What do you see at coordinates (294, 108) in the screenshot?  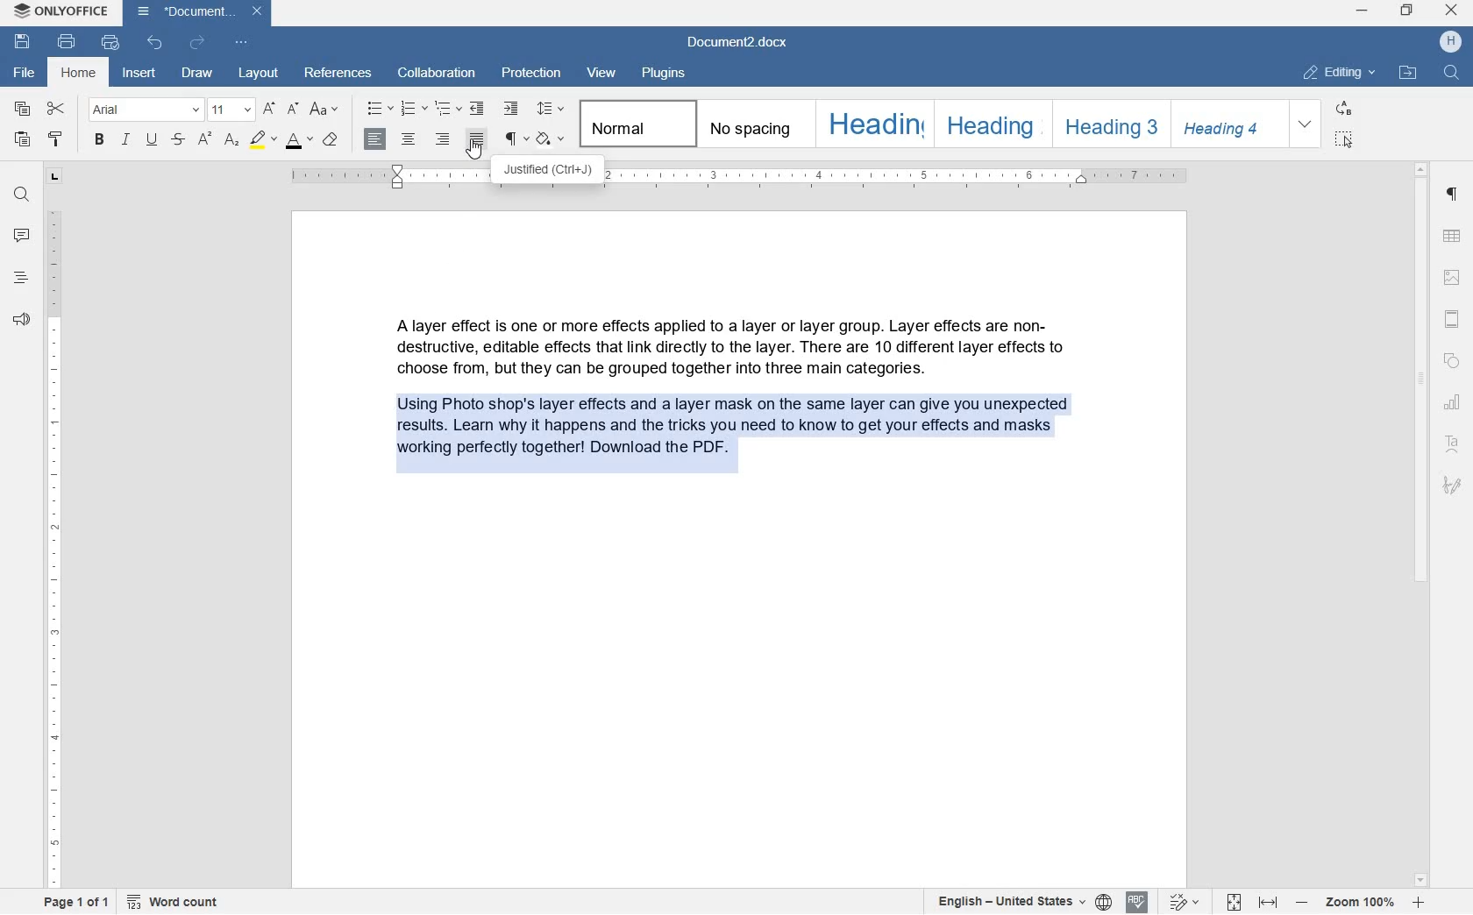 I see `DECREMENT FONT SIZE` at bounding box center [294, 108].